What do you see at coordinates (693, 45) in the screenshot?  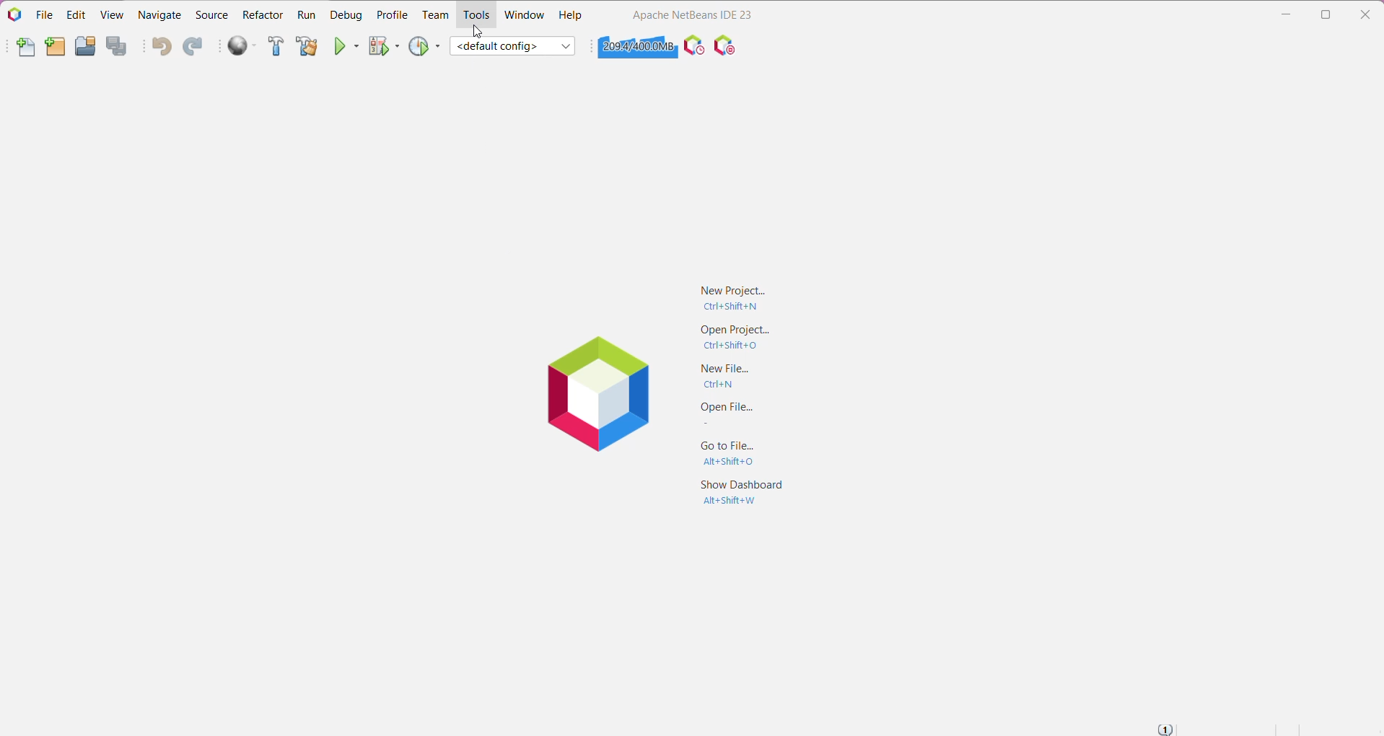 I see `Profile the IDE` at bounding box center [693, 45].